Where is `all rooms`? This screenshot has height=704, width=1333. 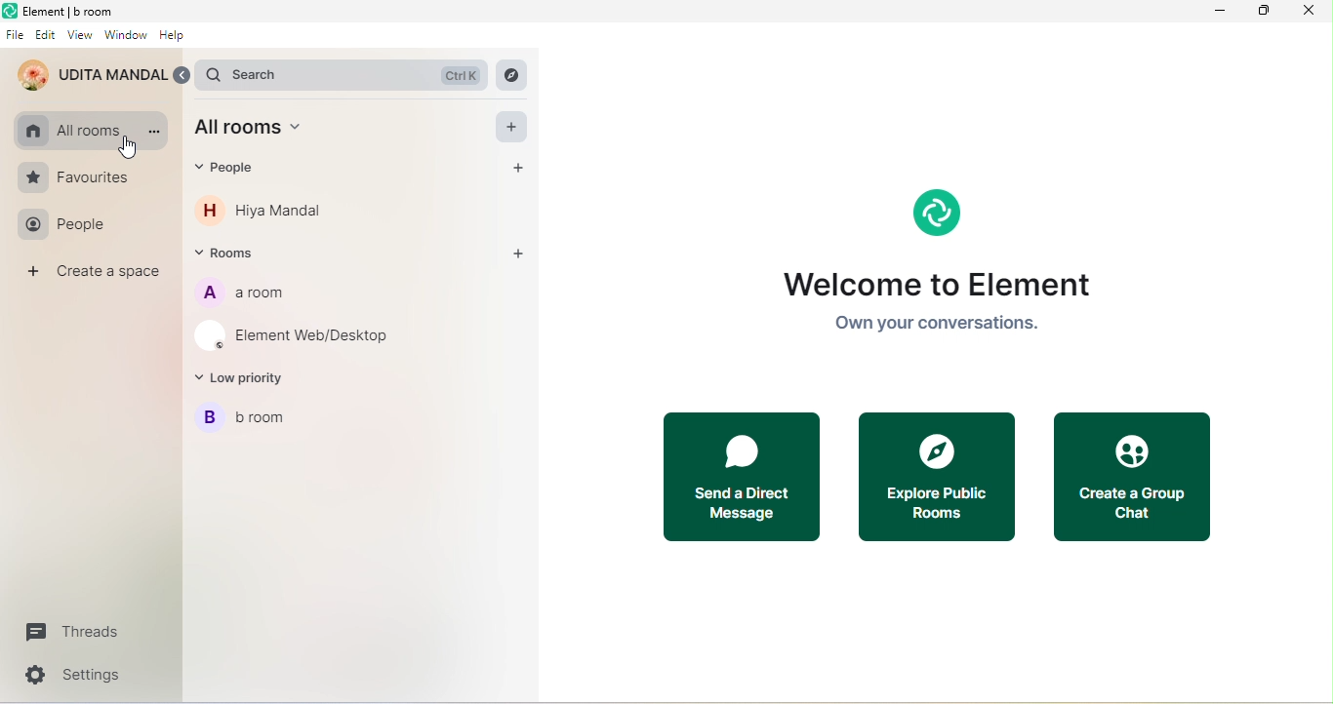
all rooms is located at coordinates (74, 131).